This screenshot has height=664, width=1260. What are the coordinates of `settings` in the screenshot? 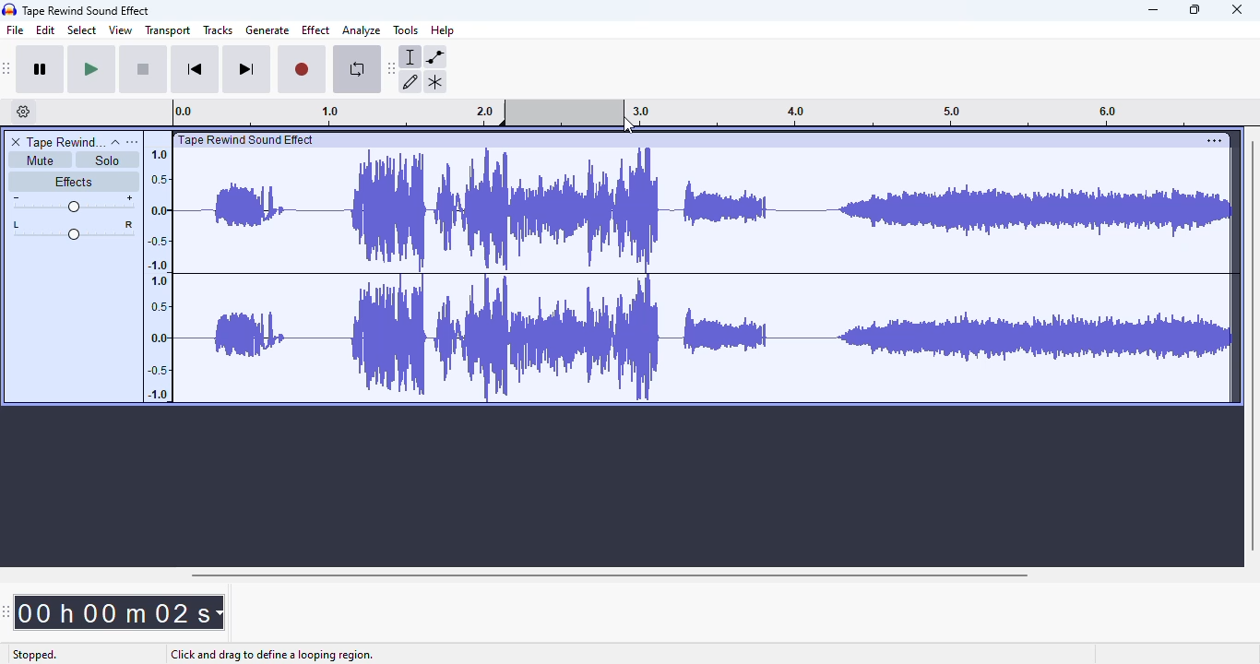 It's located at (1214, 140).